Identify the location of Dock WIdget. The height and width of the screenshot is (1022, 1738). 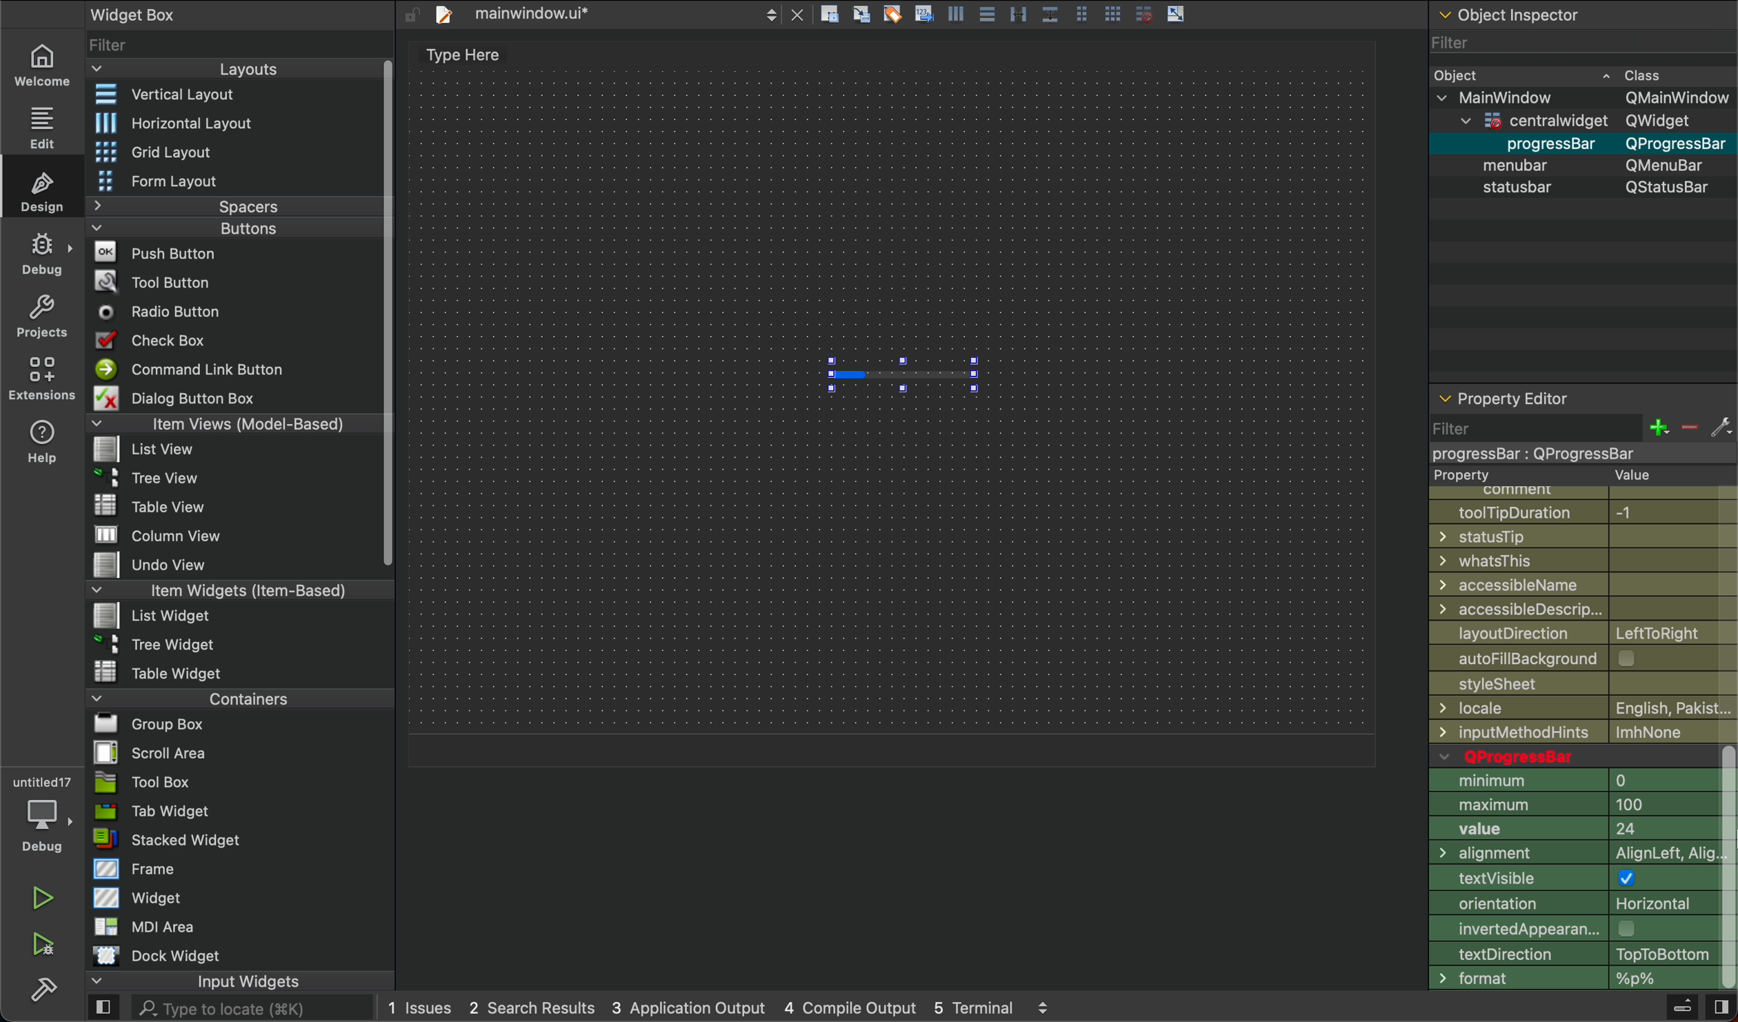
(157, 956).